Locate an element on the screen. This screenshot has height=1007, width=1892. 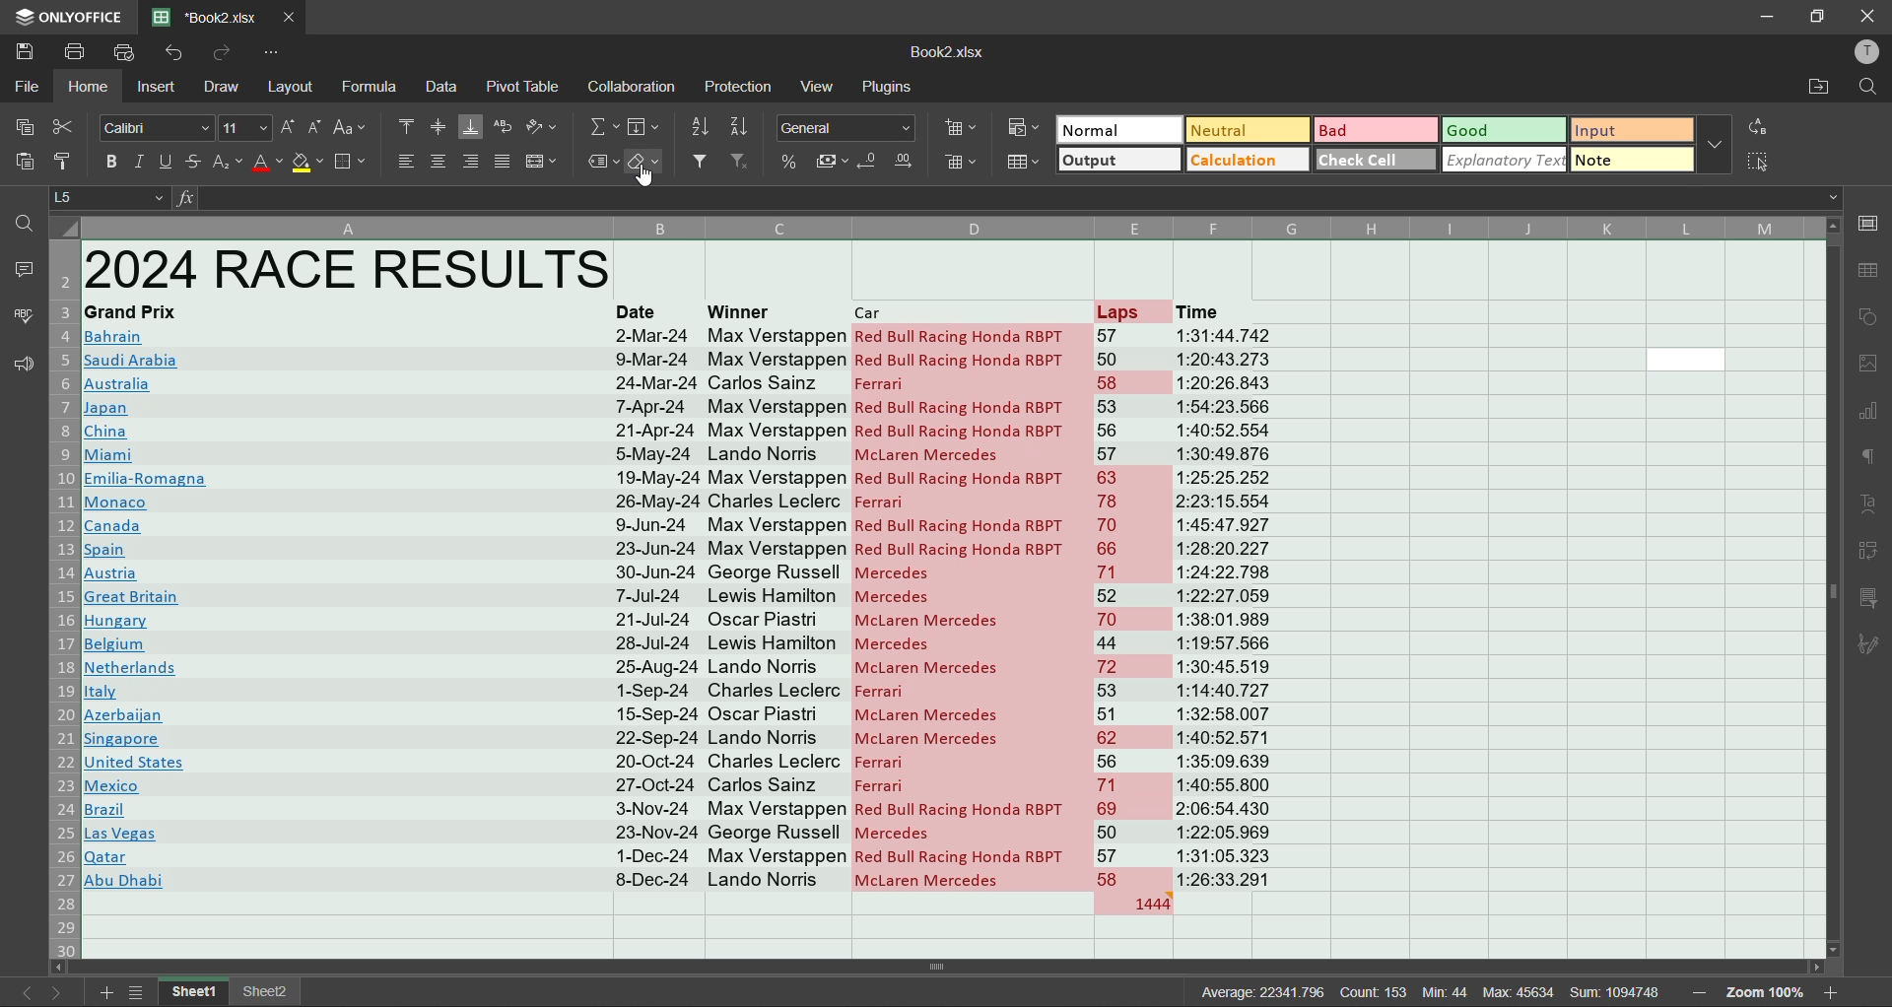
output is located at coordinates (1121, 161).